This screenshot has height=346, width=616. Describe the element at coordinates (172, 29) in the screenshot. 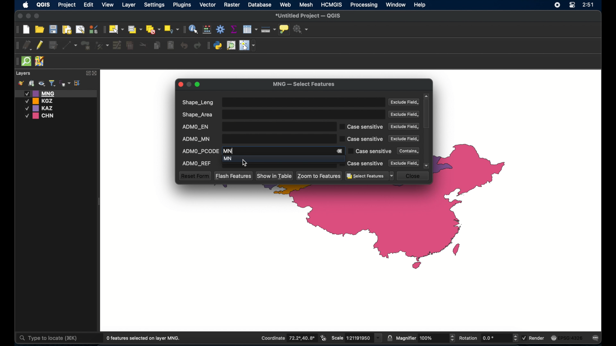

I see `select by location` at that location.